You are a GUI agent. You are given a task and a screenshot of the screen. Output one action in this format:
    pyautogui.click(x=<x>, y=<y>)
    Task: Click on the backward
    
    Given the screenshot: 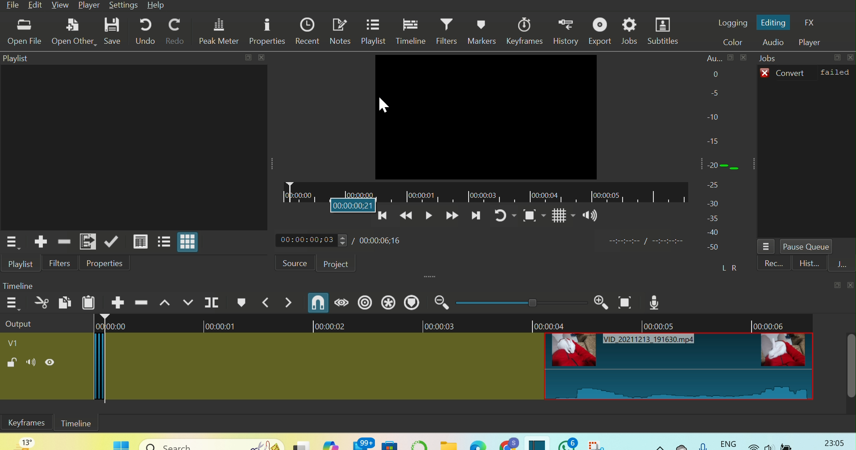 What is the action you would take?
    pyautogui.click(x=404, y=218)
    